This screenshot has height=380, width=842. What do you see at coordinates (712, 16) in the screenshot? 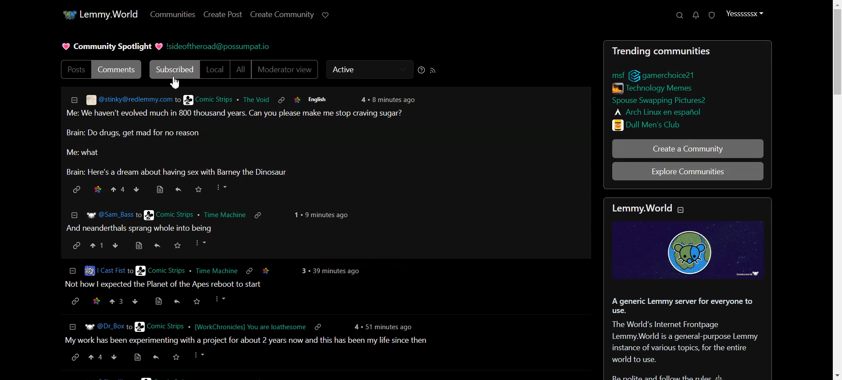
I see `Unread Report` at bounding box center [712, 16].